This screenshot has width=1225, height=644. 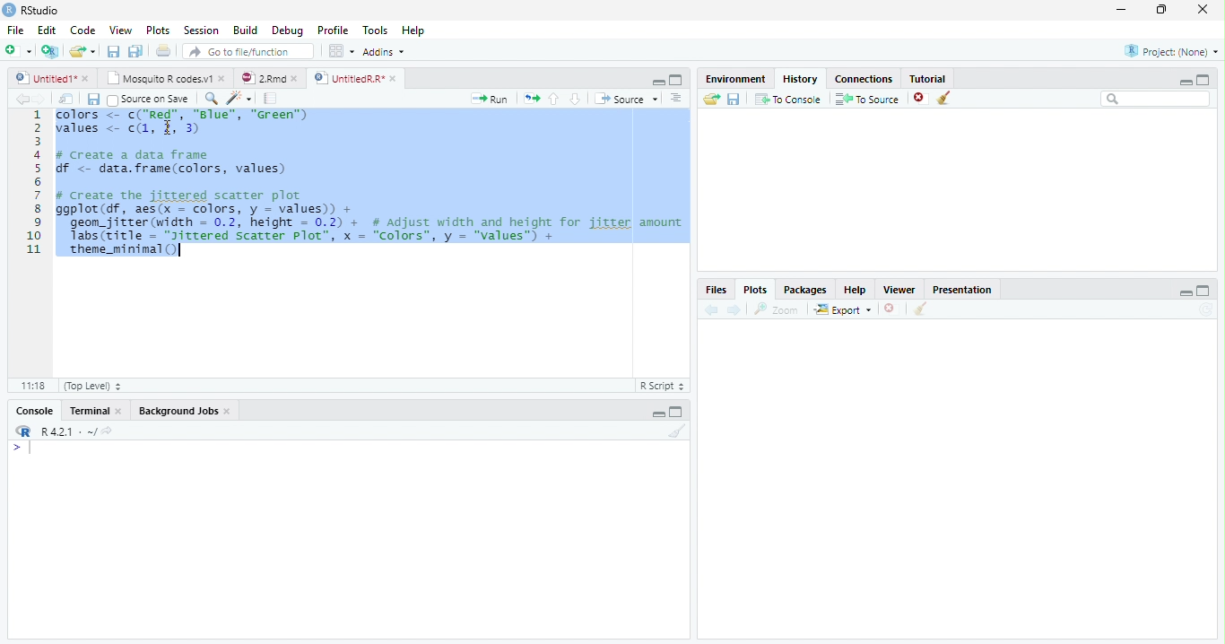 I want to click on Source, so click(x=626, y=99).